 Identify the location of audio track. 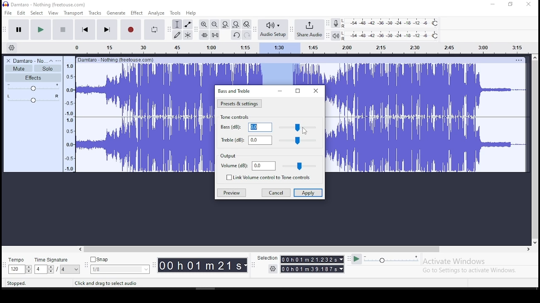
(427, 90).